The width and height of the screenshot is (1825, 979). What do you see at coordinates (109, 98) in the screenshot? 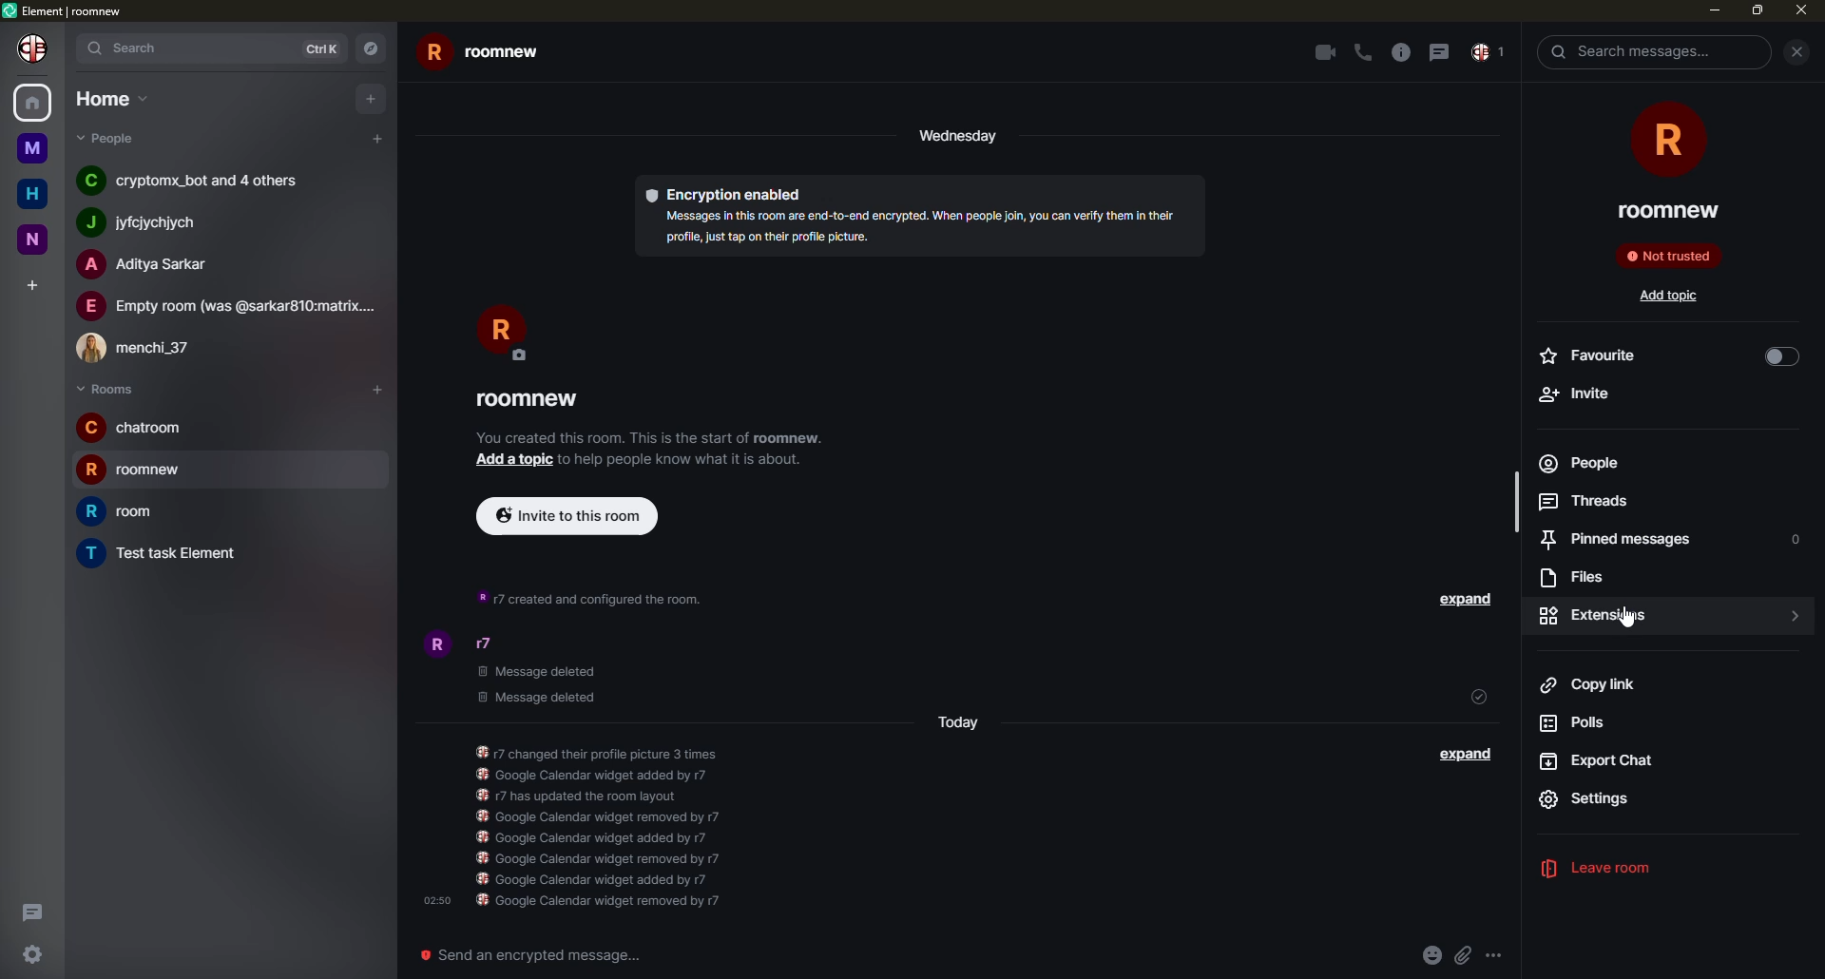
I see `home` at bounding box center [109, 98].